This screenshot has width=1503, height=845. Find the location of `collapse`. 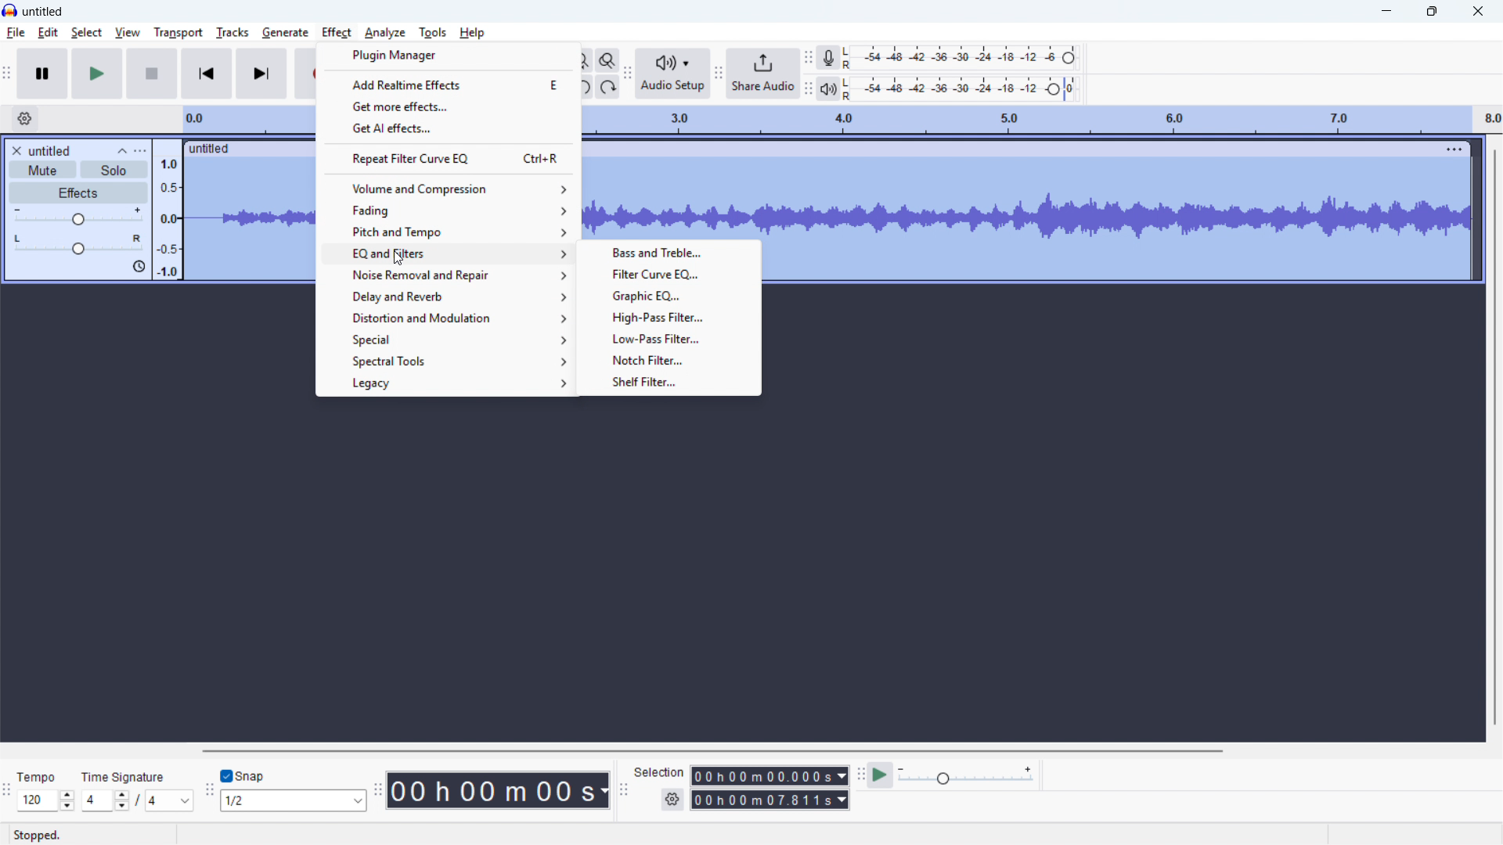

collapse is located at coordinates (122, 150).